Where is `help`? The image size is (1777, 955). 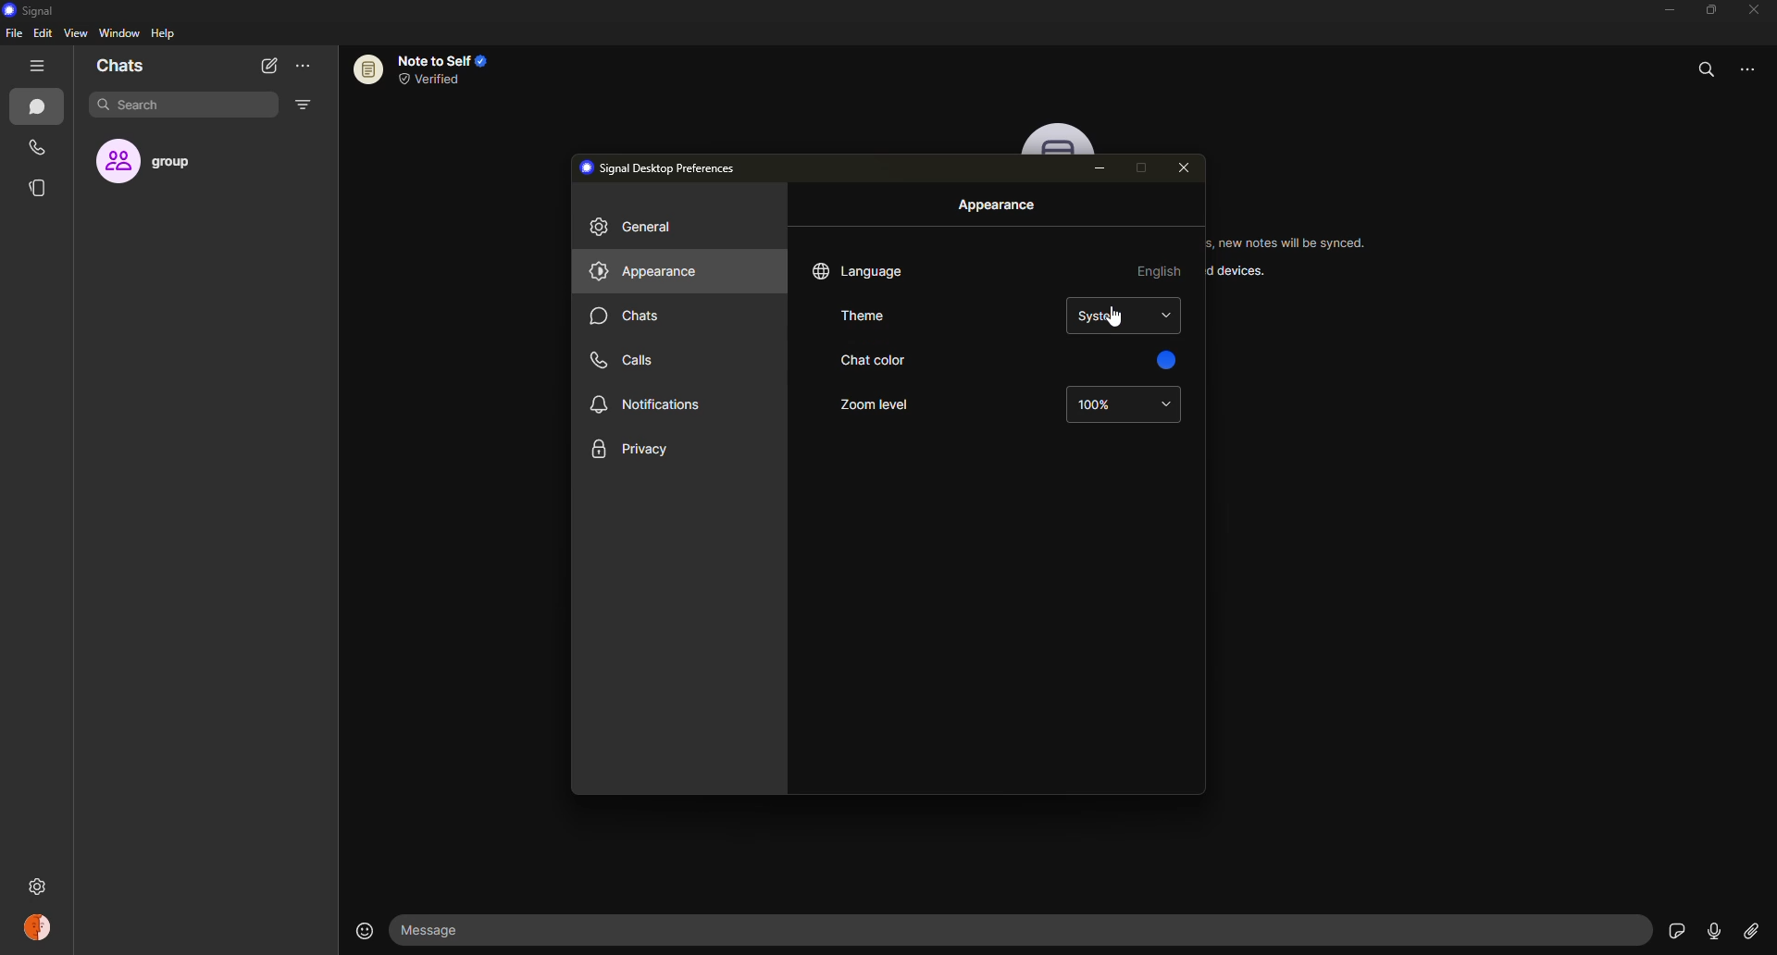
help is located at coordinates (165, 32).